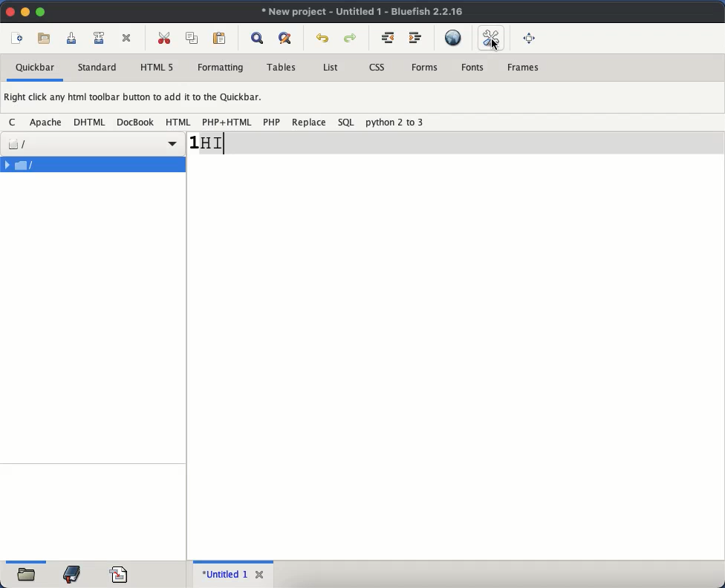  What do you see at coordinates (273, 122) in the screenshot?
I see `php` at bounding box center [273, 122].